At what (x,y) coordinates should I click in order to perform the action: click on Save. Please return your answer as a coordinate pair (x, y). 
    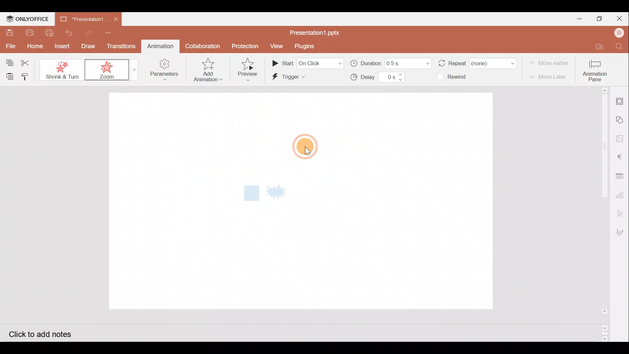
    Looking at the image, I should click on (10, 33).